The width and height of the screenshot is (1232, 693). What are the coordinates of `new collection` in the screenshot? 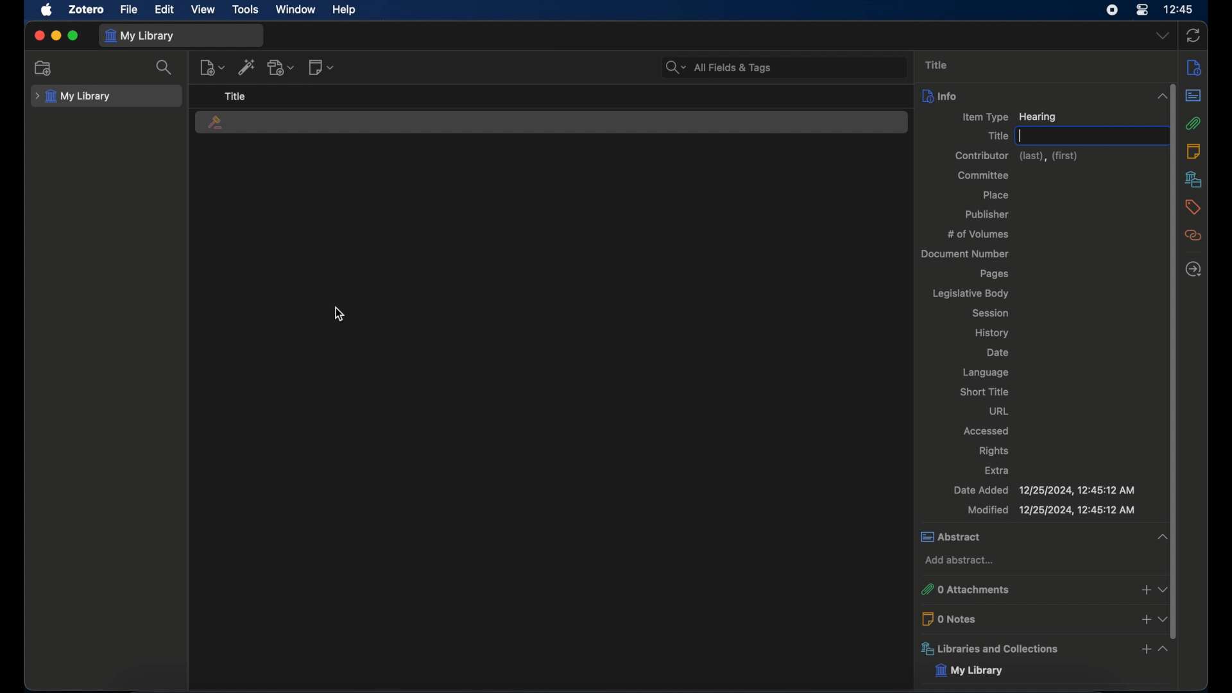 It's located at (45, 68).